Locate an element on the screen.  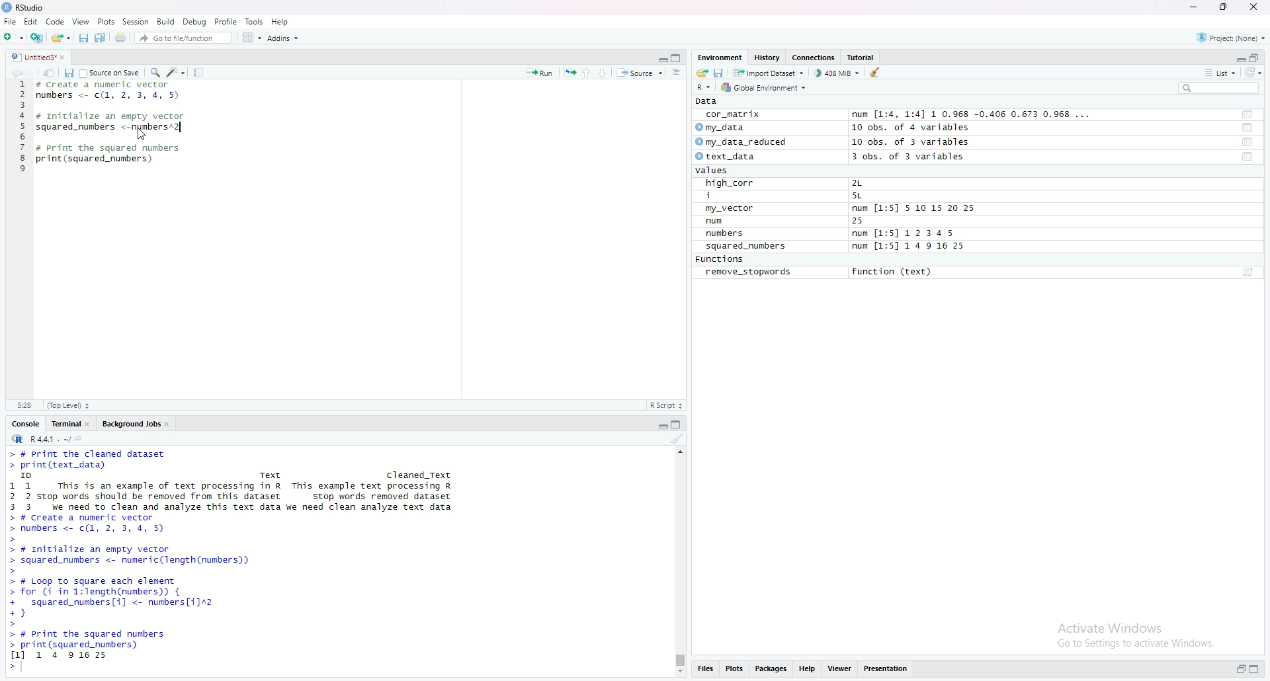
Environment is located at coordinates (720, 57).